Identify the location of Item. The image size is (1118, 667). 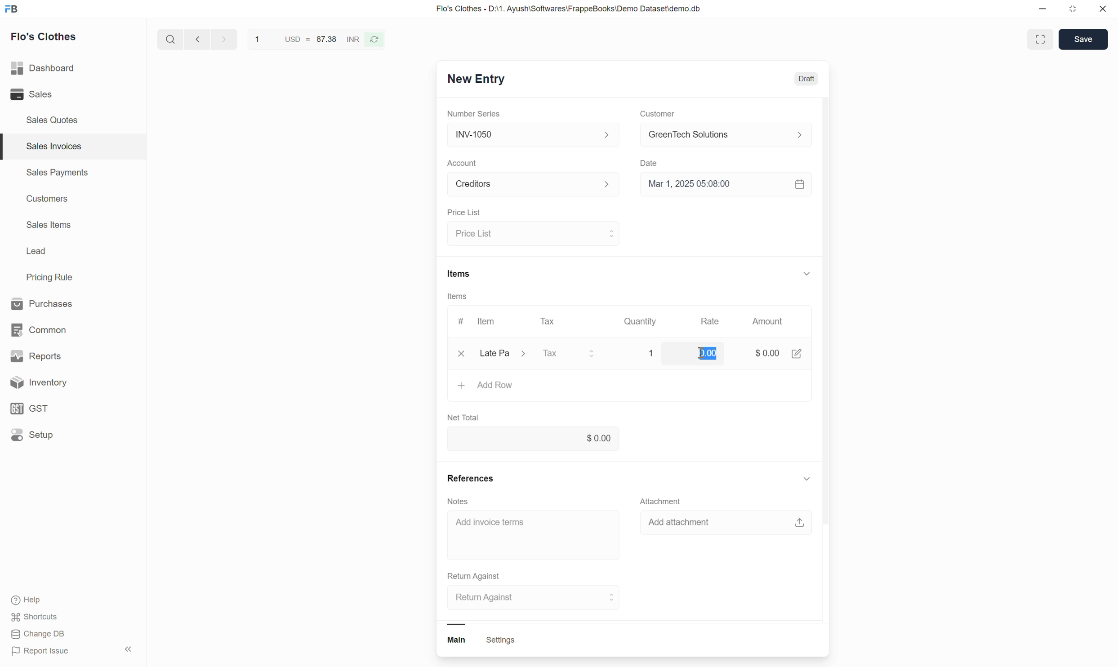
(487, 322).